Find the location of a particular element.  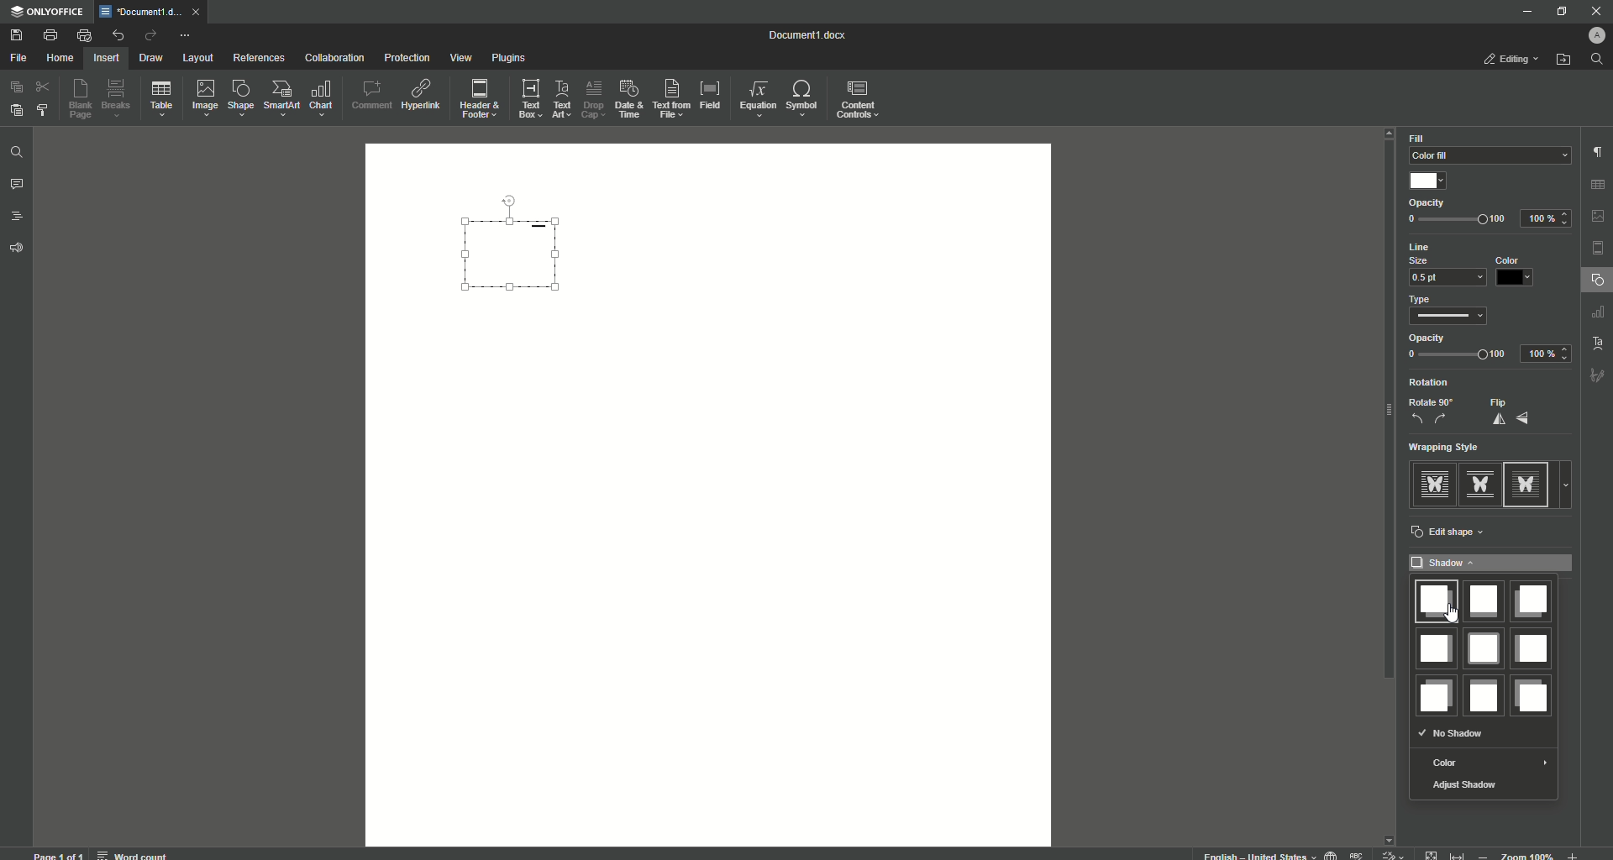

100% is located at coordinates (1546, 354).